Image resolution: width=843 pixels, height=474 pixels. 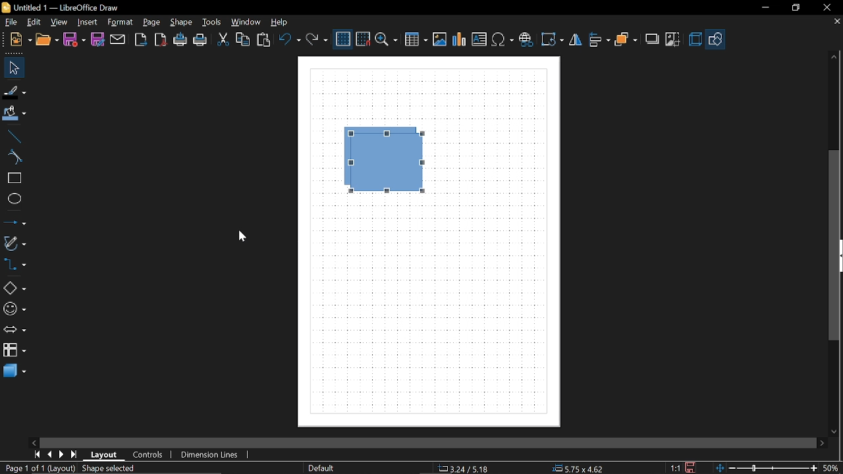 What do you see at coordinates (87, 22) in the screenshot?
I see `Insert` at bounding box center [87, 22].